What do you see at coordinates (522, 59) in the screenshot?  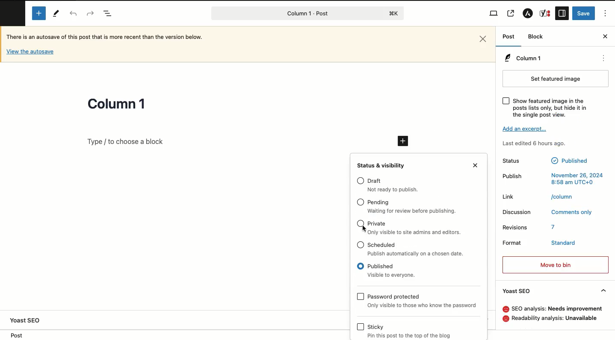 I see `Column` at bounding box center [522, 59].